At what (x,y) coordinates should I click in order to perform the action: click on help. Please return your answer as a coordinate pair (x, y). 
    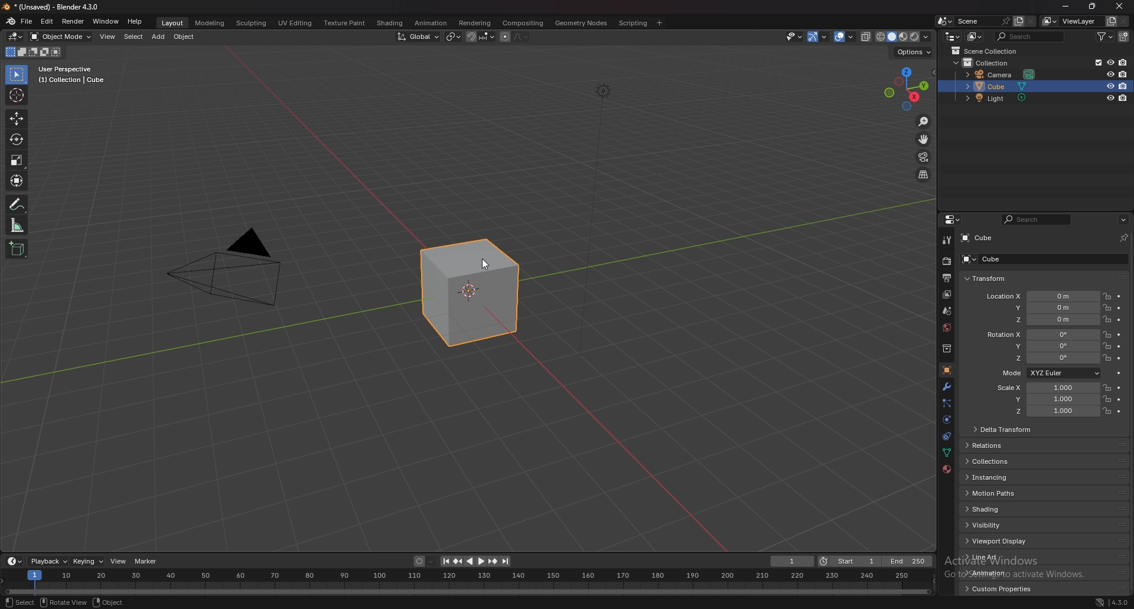
    Looking at the image, I should click on (135, 21).